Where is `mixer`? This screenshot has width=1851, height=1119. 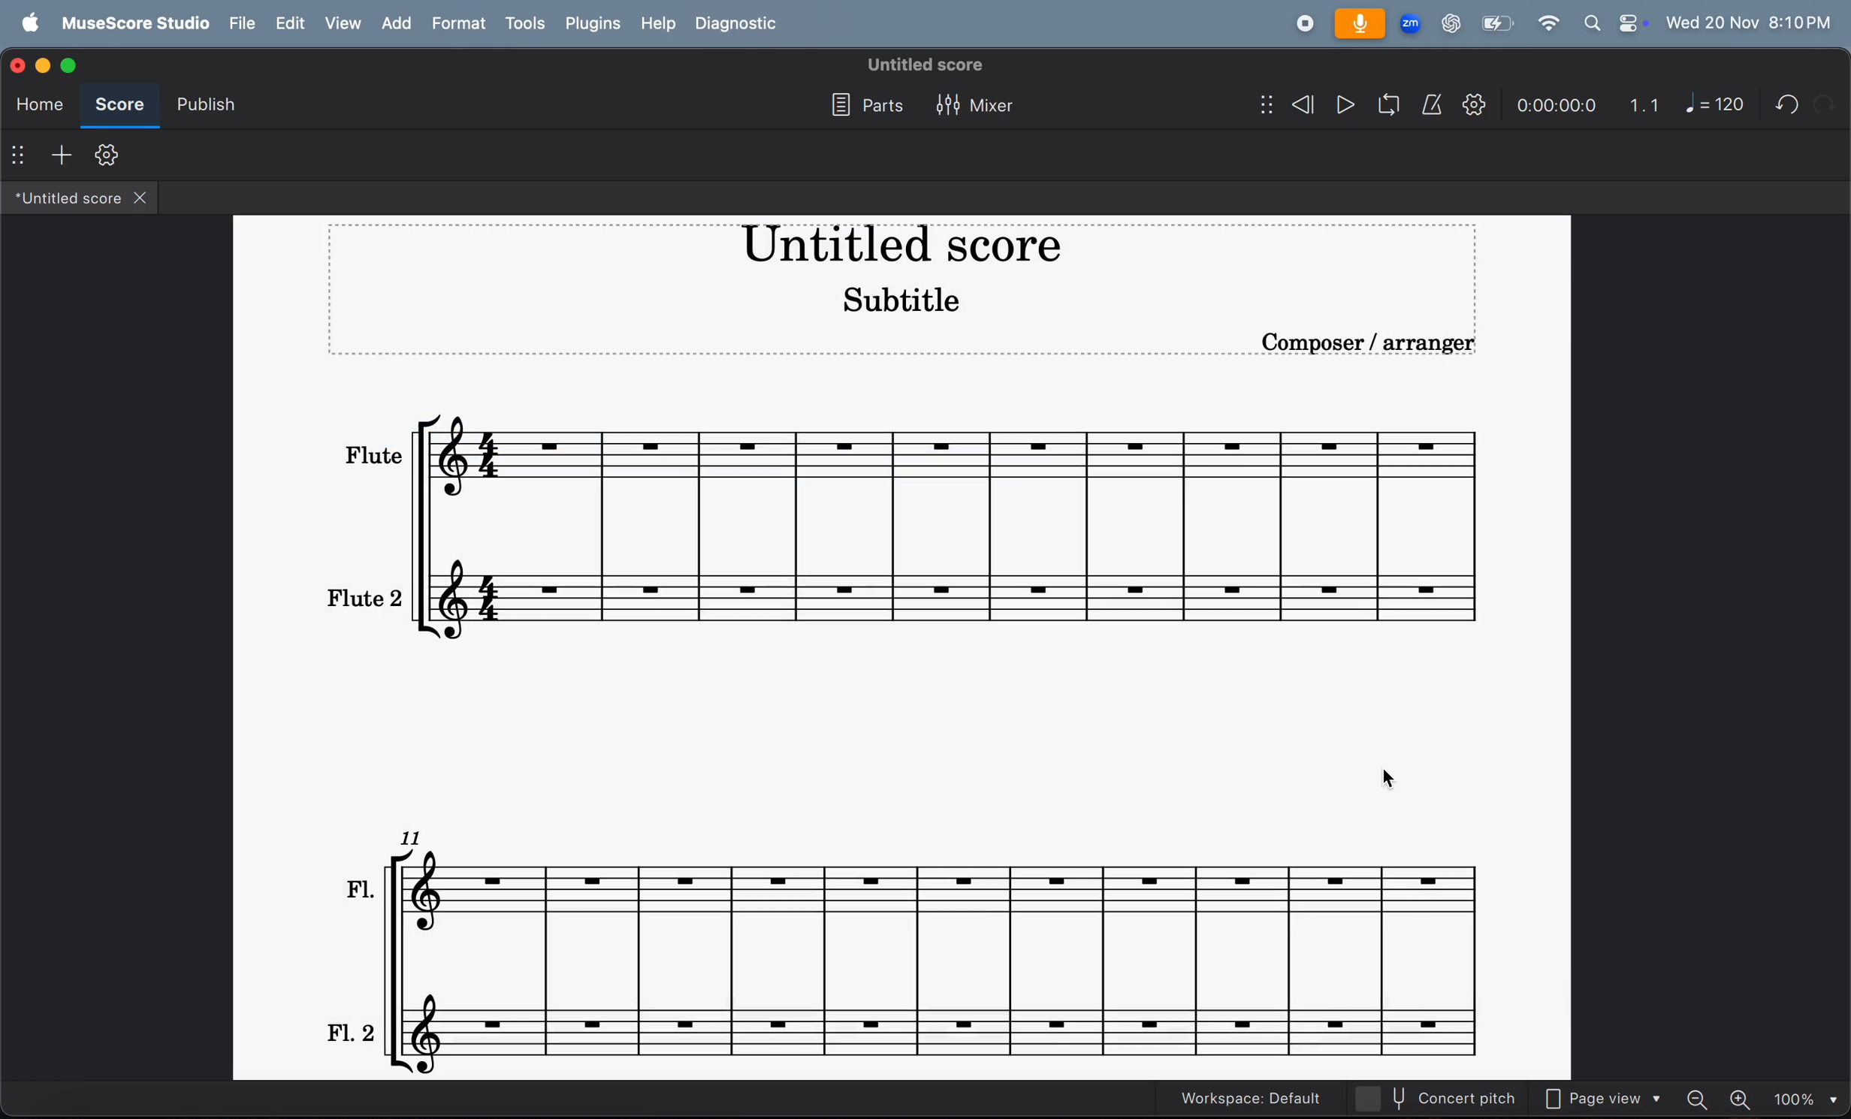 mixer is located at coordinates (971, 102).